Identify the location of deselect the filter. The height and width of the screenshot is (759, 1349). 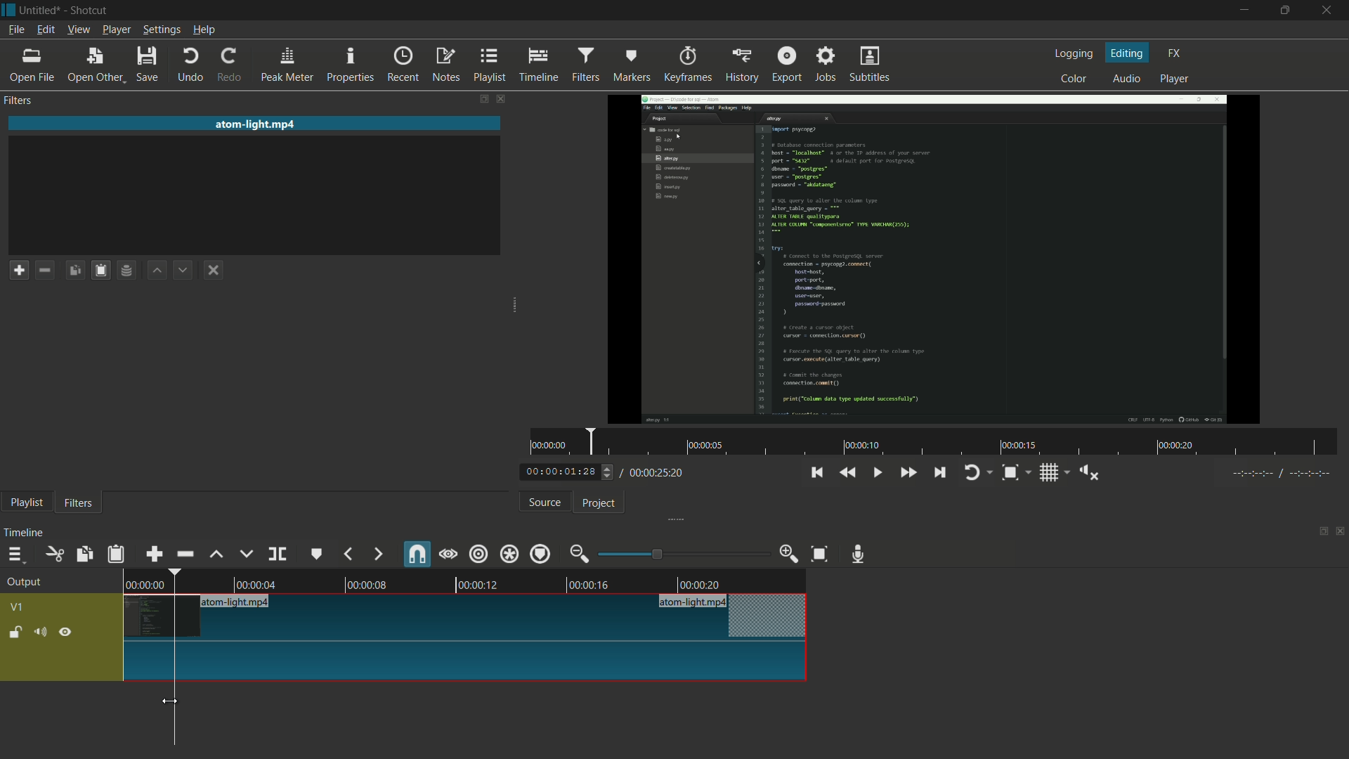
(216, 271).